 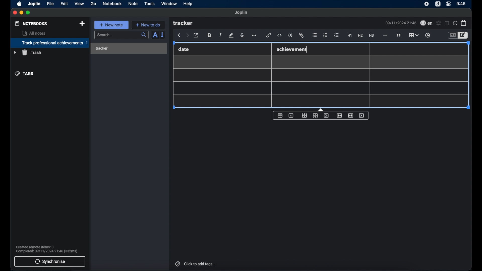 What do you see at coordinates (360, 36) in the screenshot?
I see `heading 2` at bounding box center [360, 36].